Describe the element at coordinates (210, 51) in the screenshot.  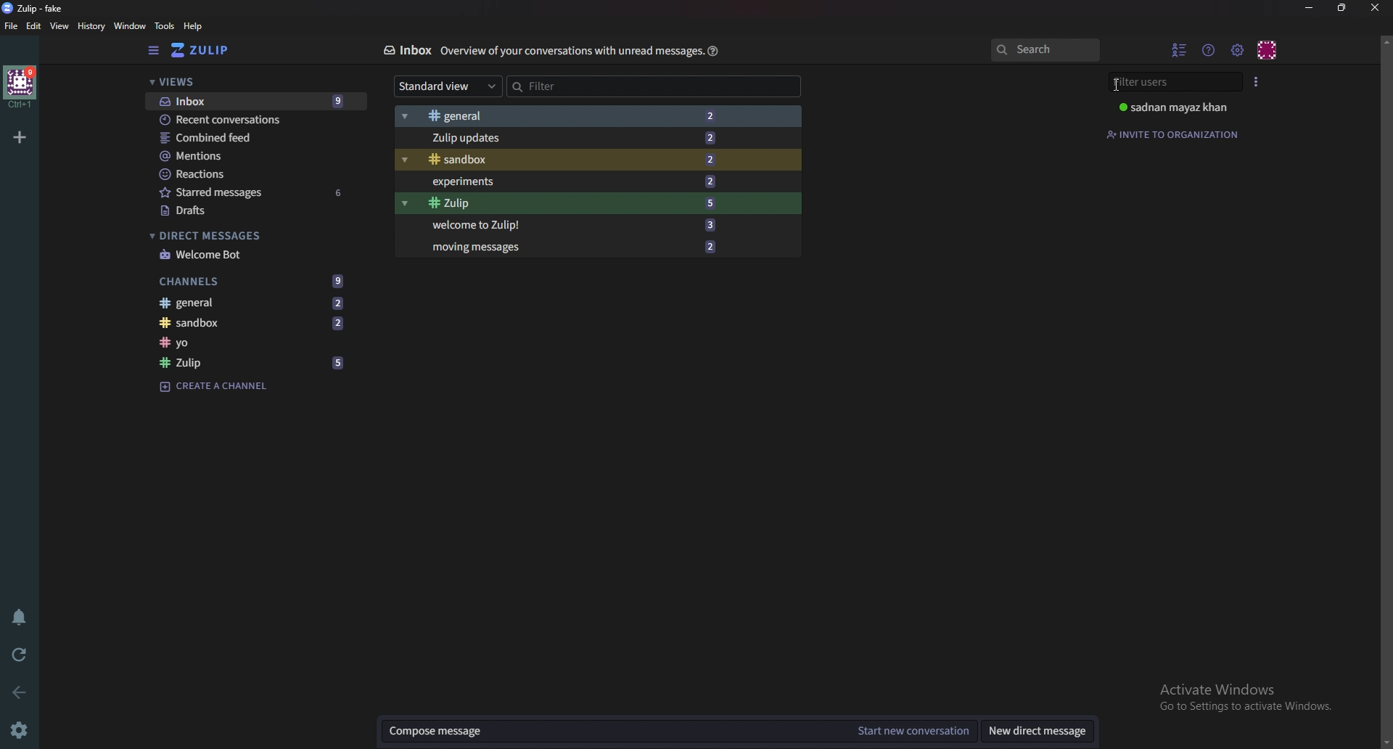
I see `Zulip` at that location.